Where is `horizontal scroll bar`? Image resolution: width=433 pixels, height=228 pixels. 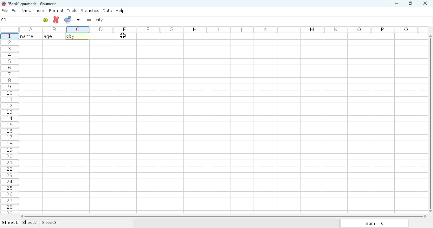
horizontal scroll bar is located at coordinates (223, 216).